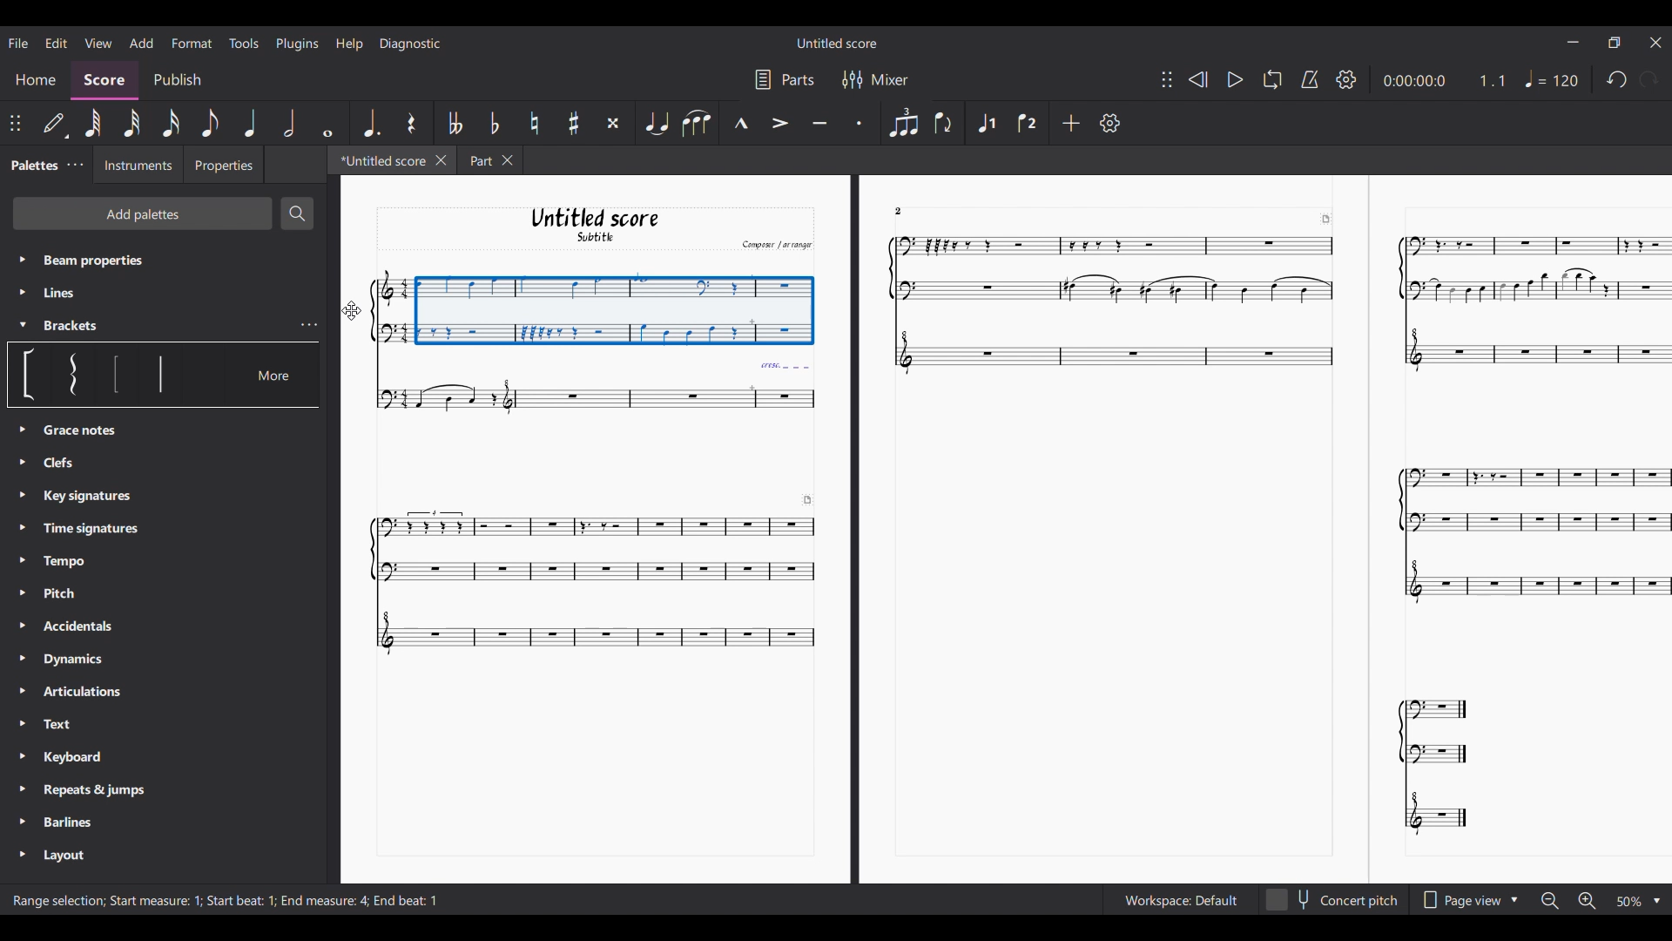  What do you see at coordinates (176, 79) in the screenshot?
I see `Publish` at bounding box center [176, 79].